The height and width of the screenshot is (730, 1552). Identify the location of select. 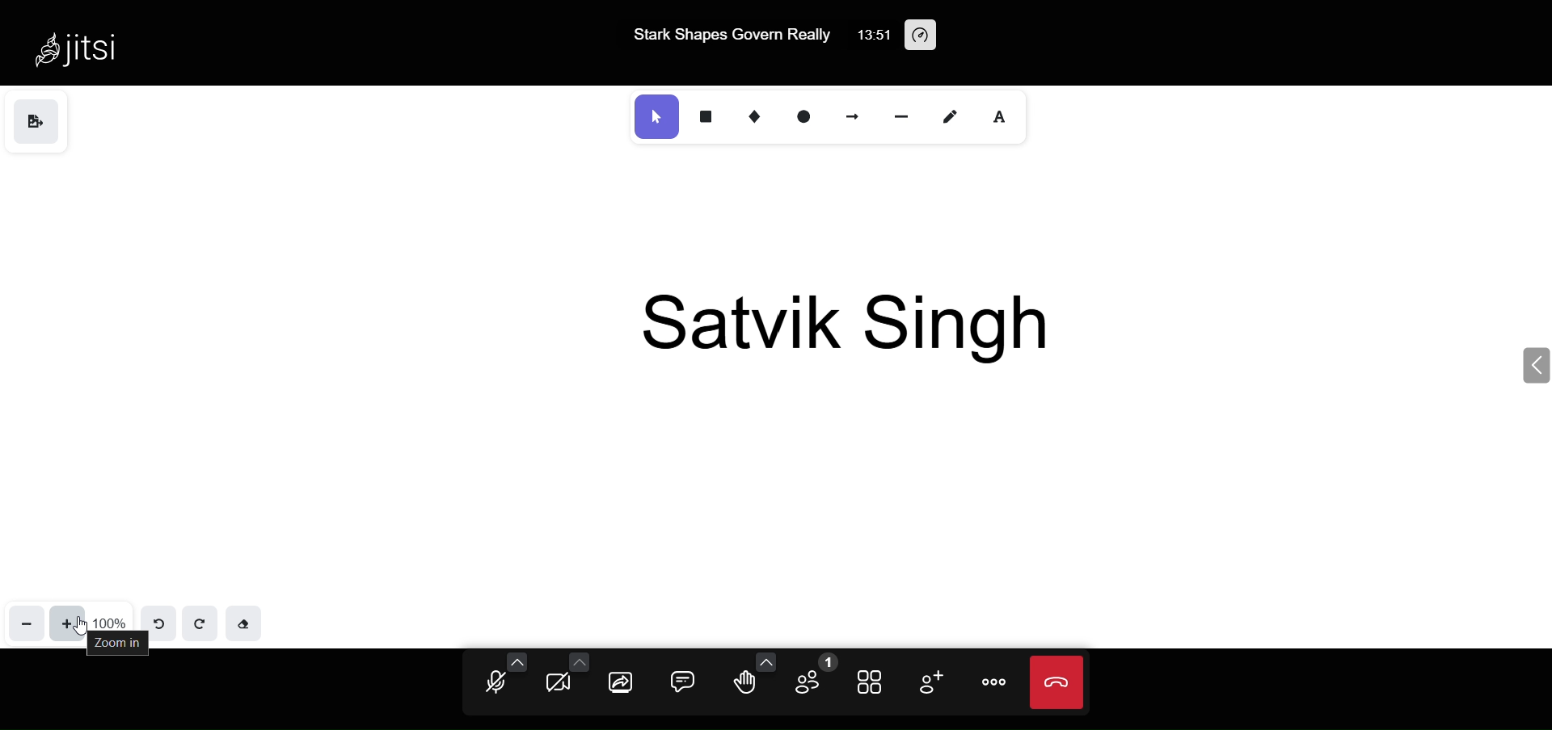
(656, 115).